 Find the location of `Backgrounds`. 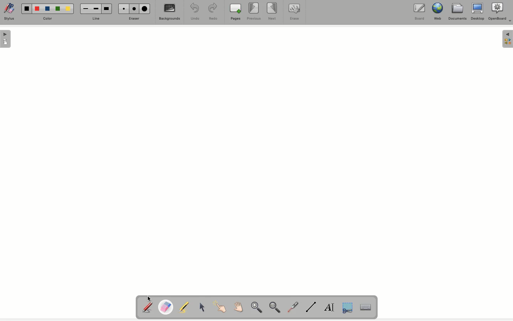

Backgrounds is located at coordinates (170, 13).